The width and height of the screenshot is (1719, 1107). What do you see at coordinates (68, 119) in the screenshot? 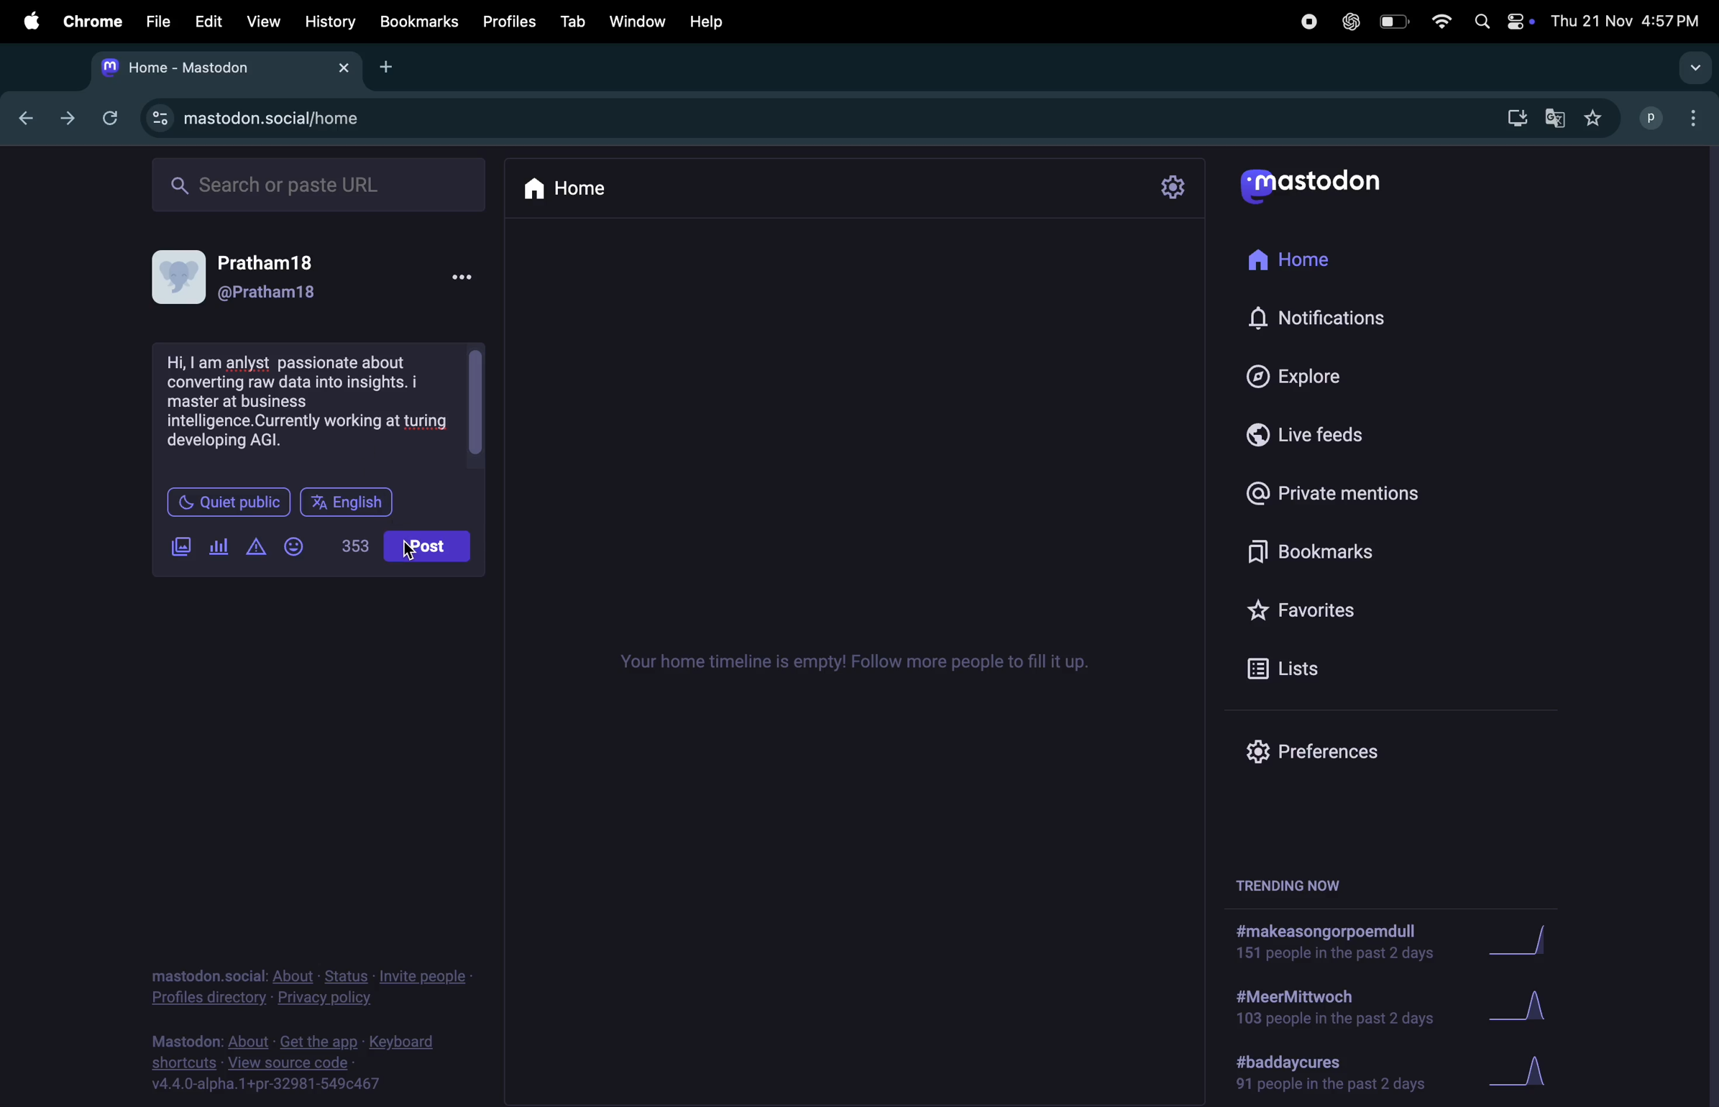
I see `next tab` at bounding box center [68, 119].